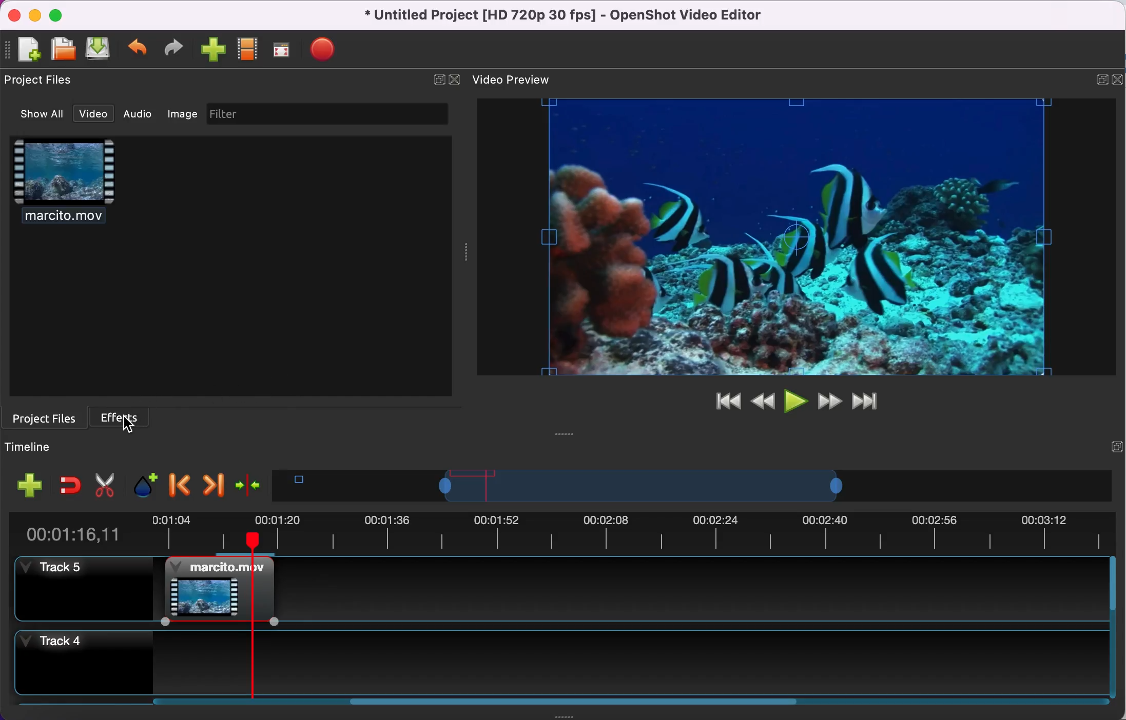 Image resolution: width=1126 pixels, height=720 pixels. Describe the element at coordinates (59, 13) in the screenshot. I see `maximize` at that location.